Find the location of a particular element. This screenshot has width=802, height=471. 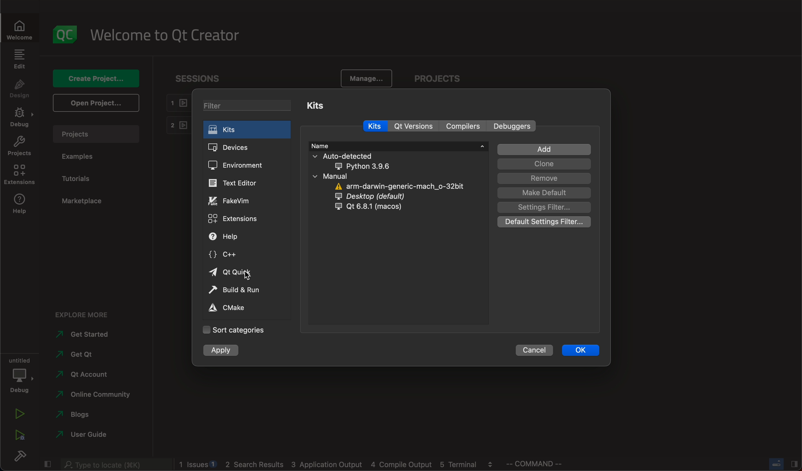

debuggers is located at coordinates (513, 127).